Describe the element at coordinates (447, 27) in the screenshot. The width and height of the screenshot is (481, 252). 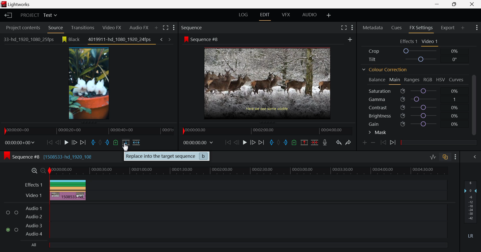
I see `Export Tab` at that location.